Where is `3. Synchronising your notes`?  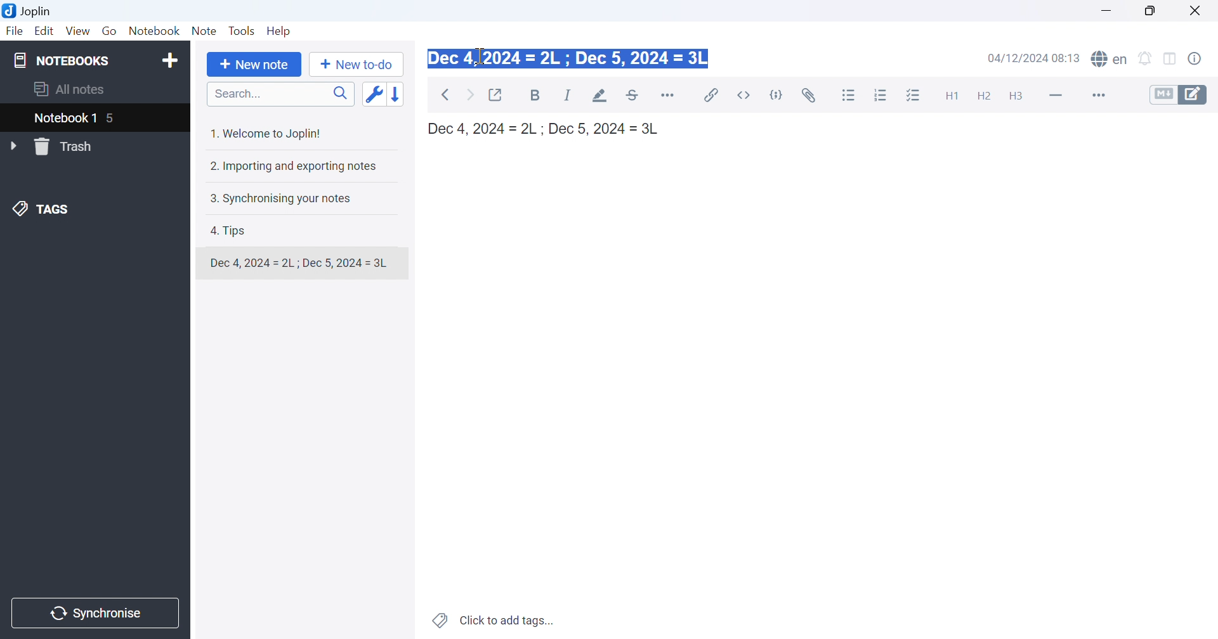
3. Synchronising your notes is located at coordinates (284, 197).